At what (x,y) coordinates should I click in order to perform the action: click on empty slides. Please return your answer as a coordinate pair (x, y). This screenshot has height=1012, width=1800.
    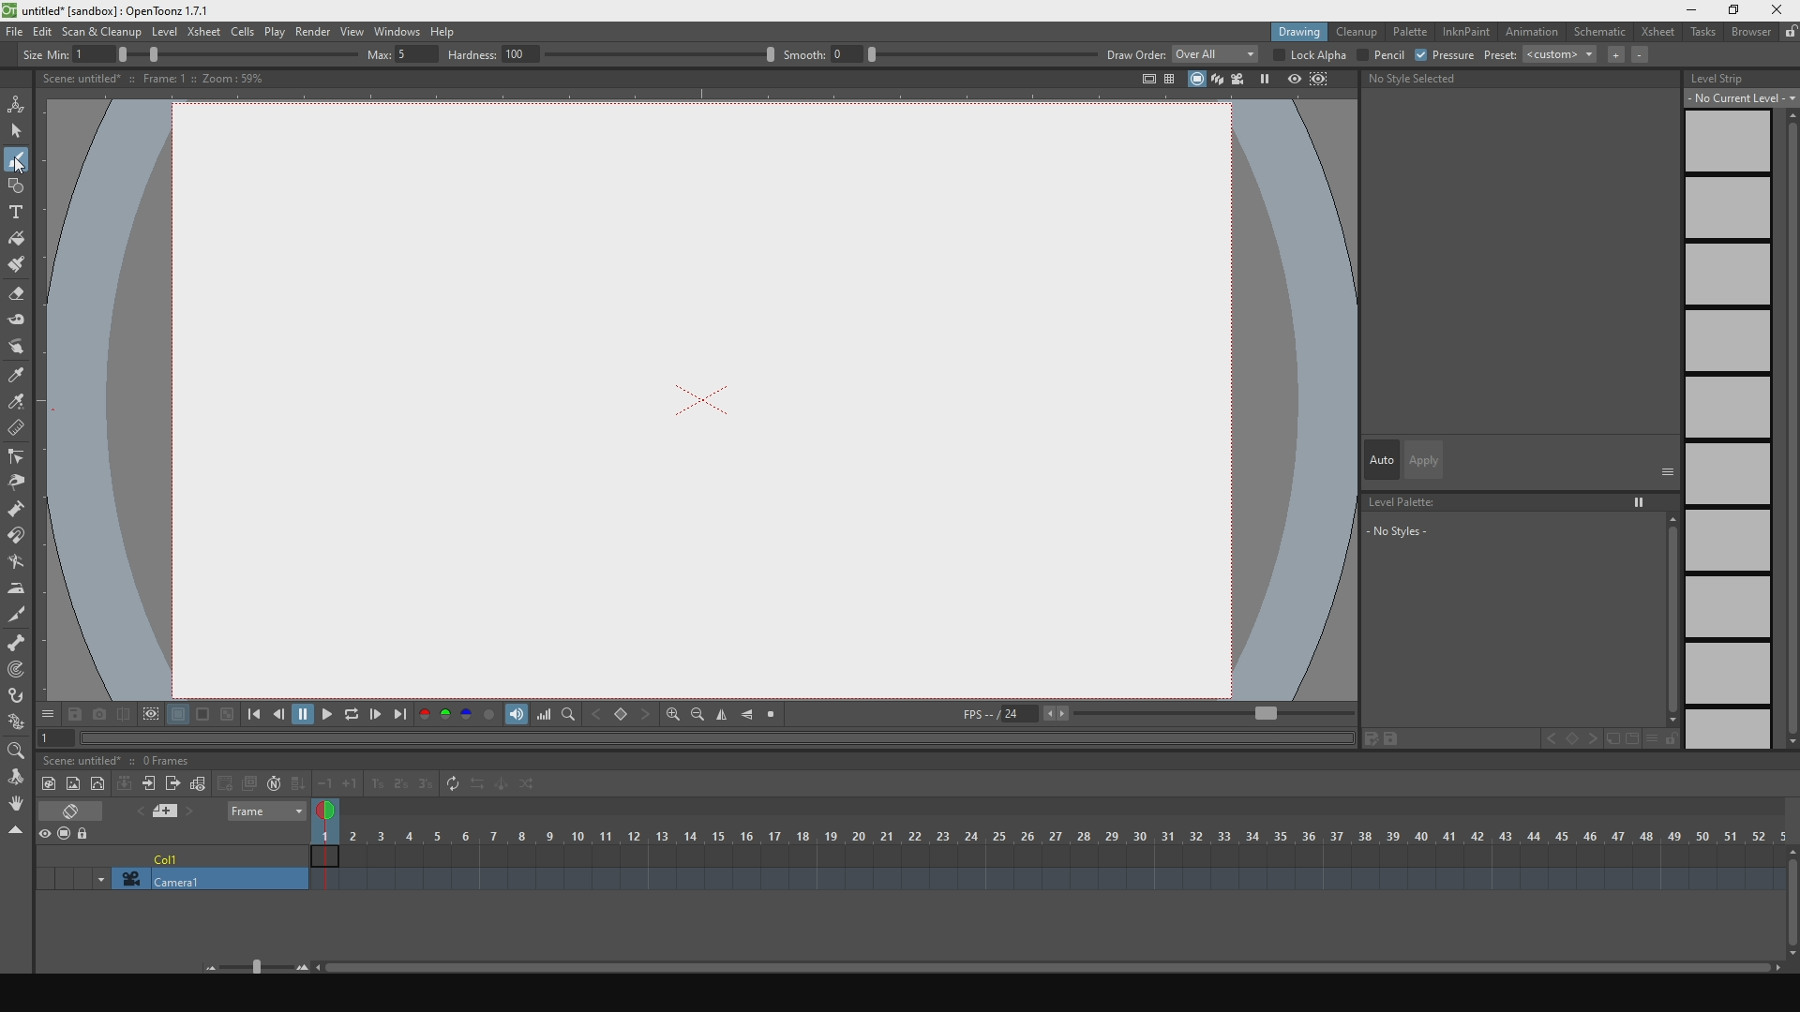
    Looking at the image, I should click on (1728, 432).